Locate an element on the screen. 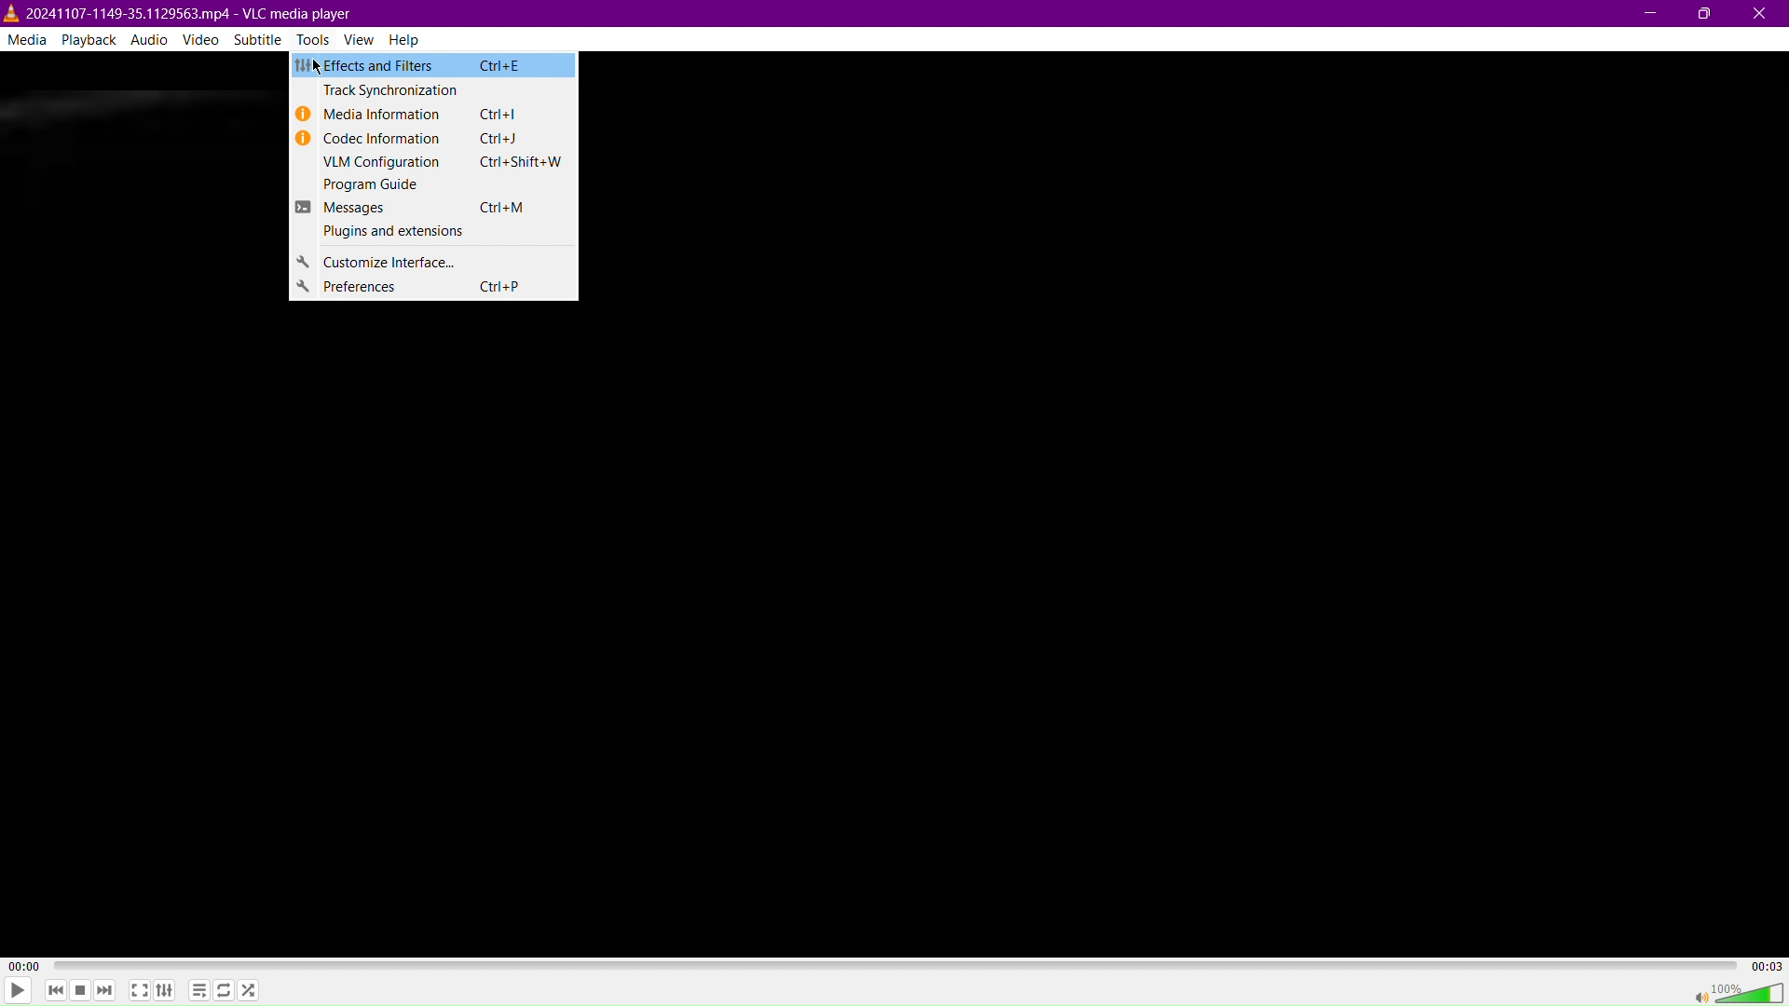 The width and height of the screenshot is (1789, 1006). Codec Information is located at coordinates (434, 139).